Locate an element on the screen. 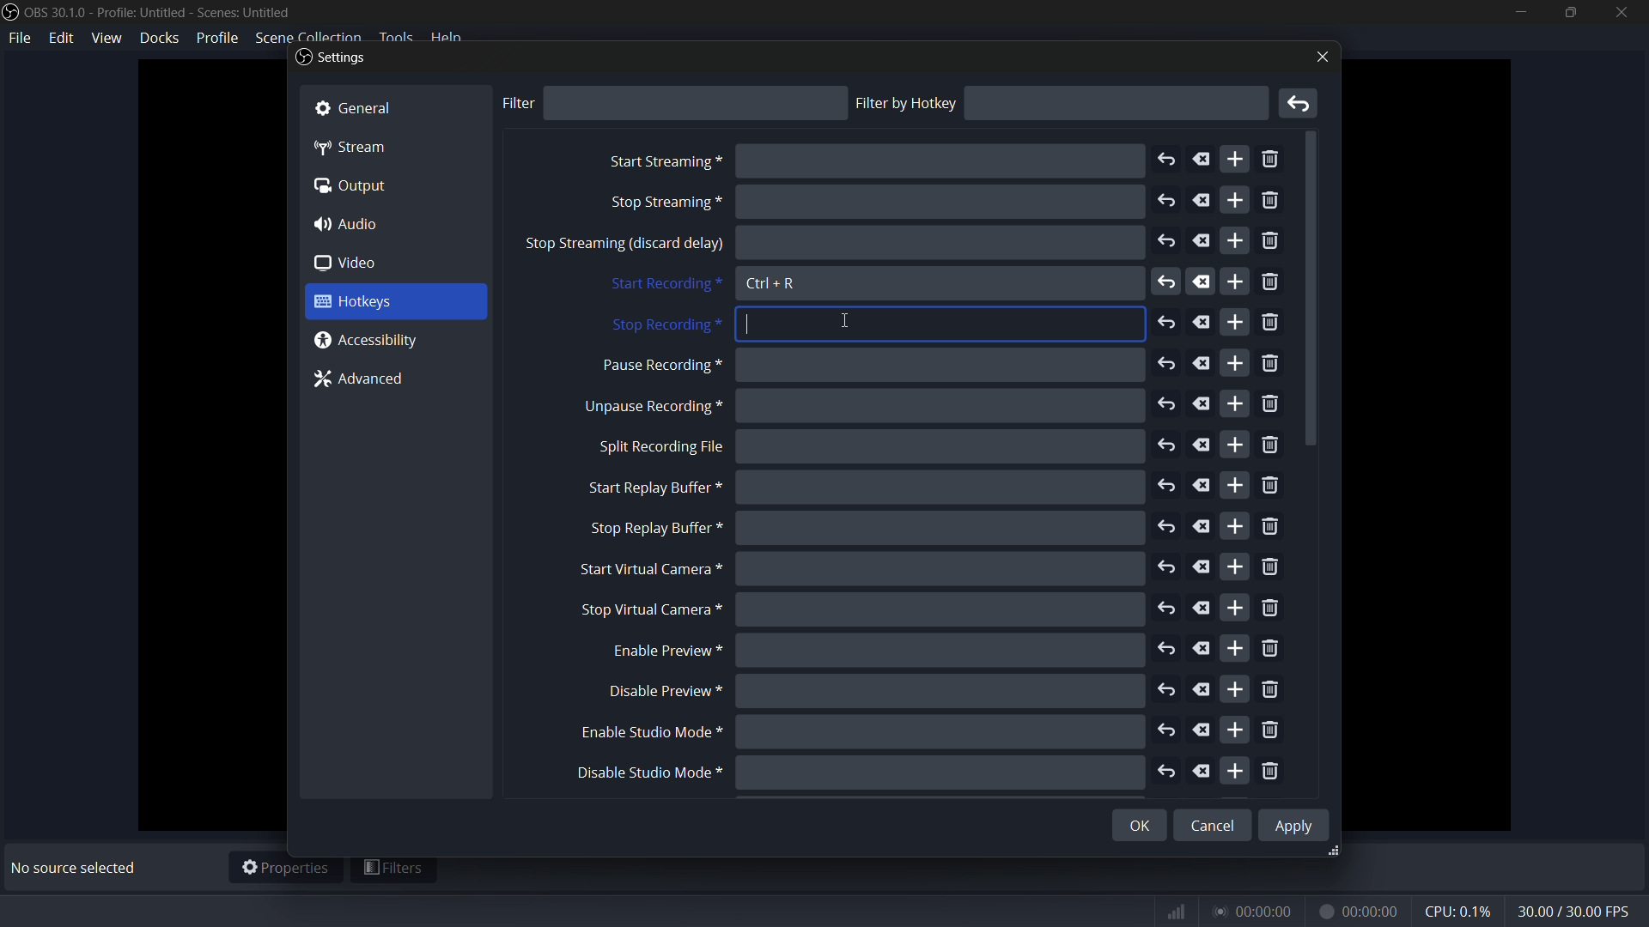 This screenshot has height=927, width=1649. delete is located at coordinates (1202, 158).